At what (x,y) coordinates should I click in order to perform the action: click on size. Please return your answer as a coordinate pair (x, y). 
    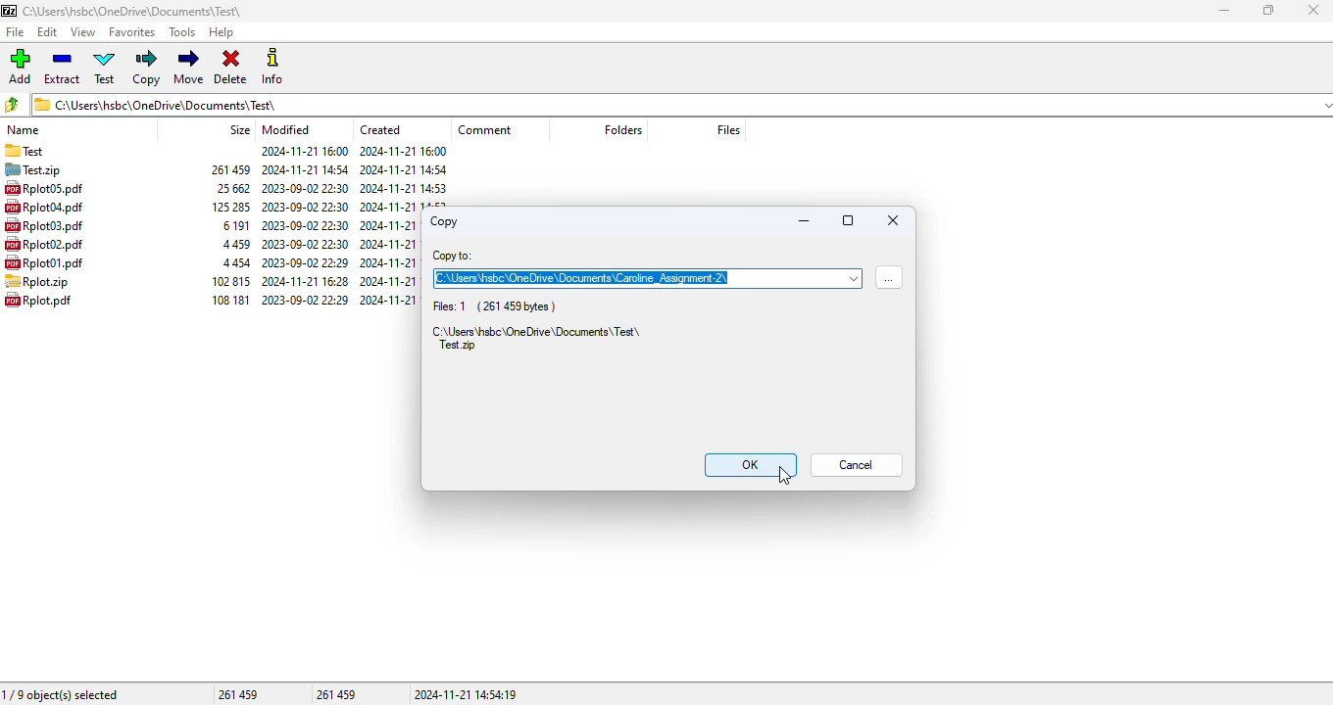
    Looking at the image, I should click on (231, 281).